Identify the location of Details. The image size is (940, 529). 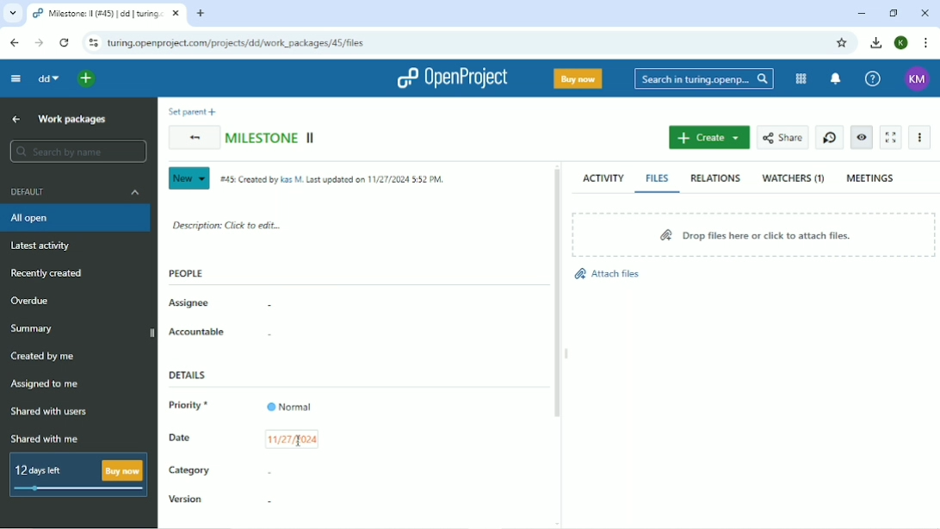
(192, 376).